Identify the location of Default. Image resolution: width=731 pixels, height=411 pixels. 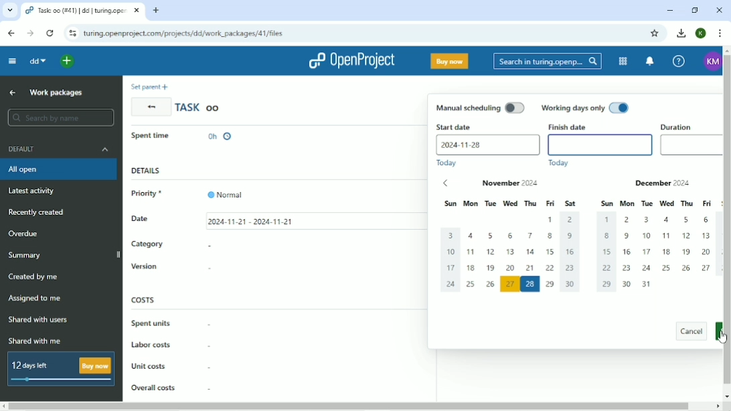
(58, 149).